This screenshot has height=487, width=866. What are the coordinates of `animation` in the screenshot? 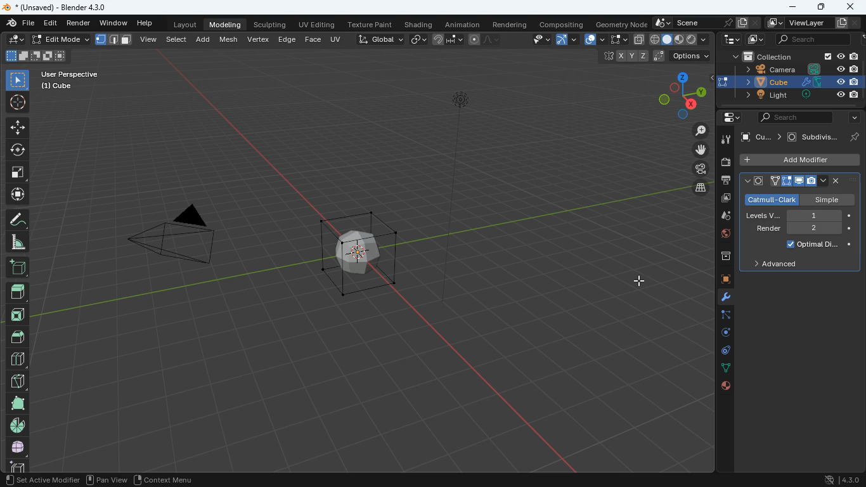 It's located at (463, 23).